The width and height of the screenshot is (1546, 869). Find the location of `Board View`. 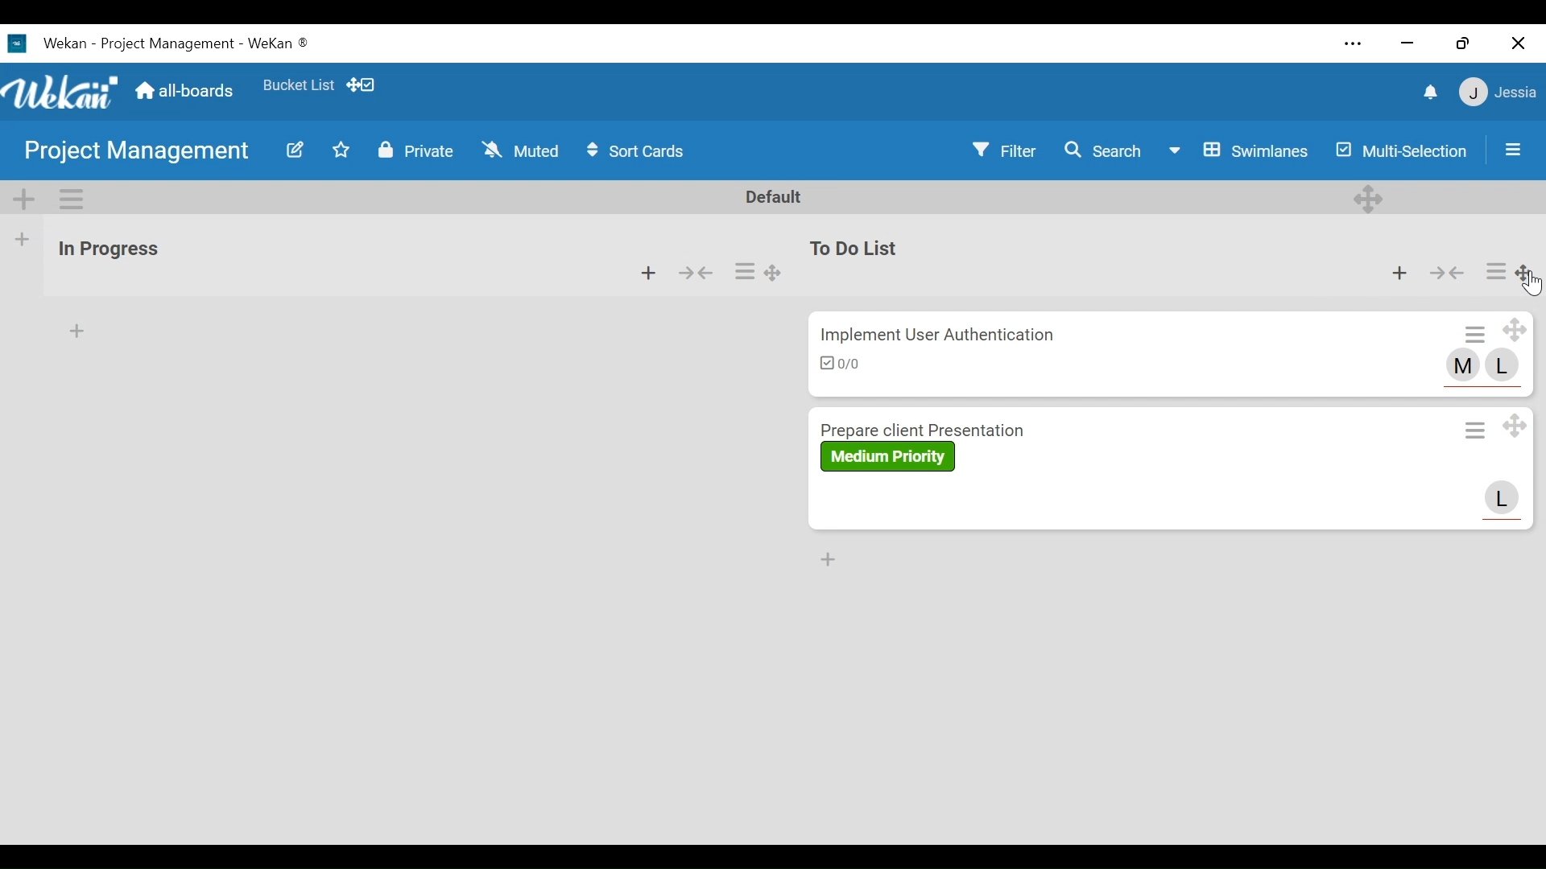

Board View is located at coordinates (1239, 150).